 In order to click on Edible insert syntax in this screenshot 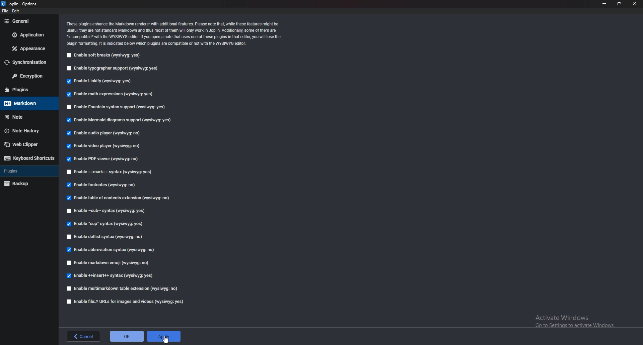, I will do `click(109, 276)`.